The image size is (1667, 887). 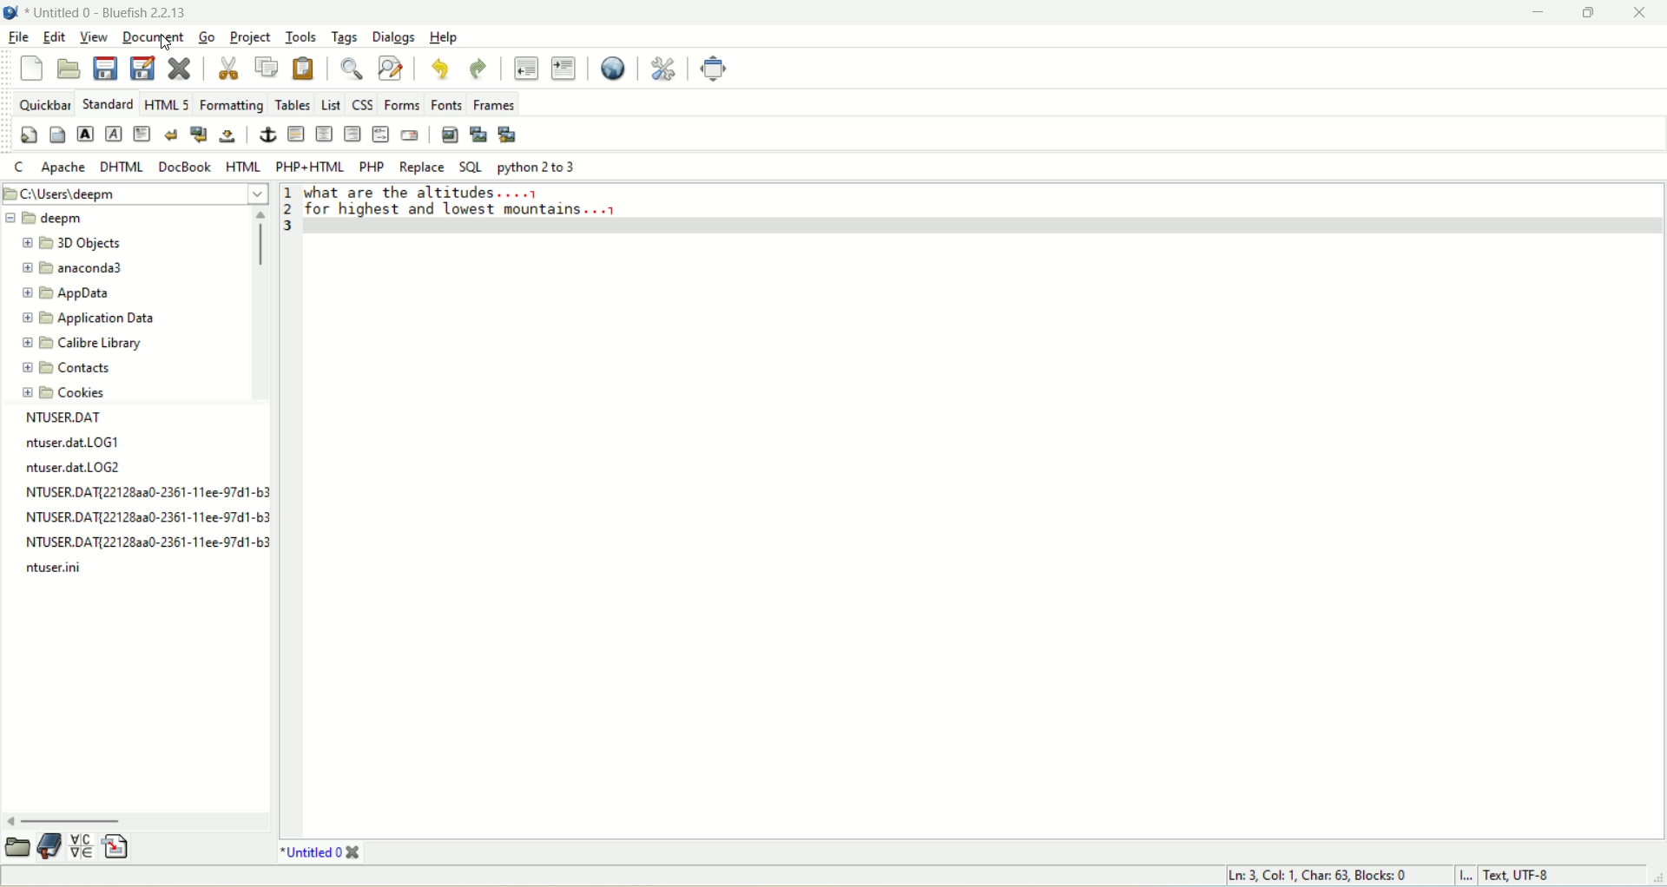 I want to click on break and clear, so click(x=200, y=135).